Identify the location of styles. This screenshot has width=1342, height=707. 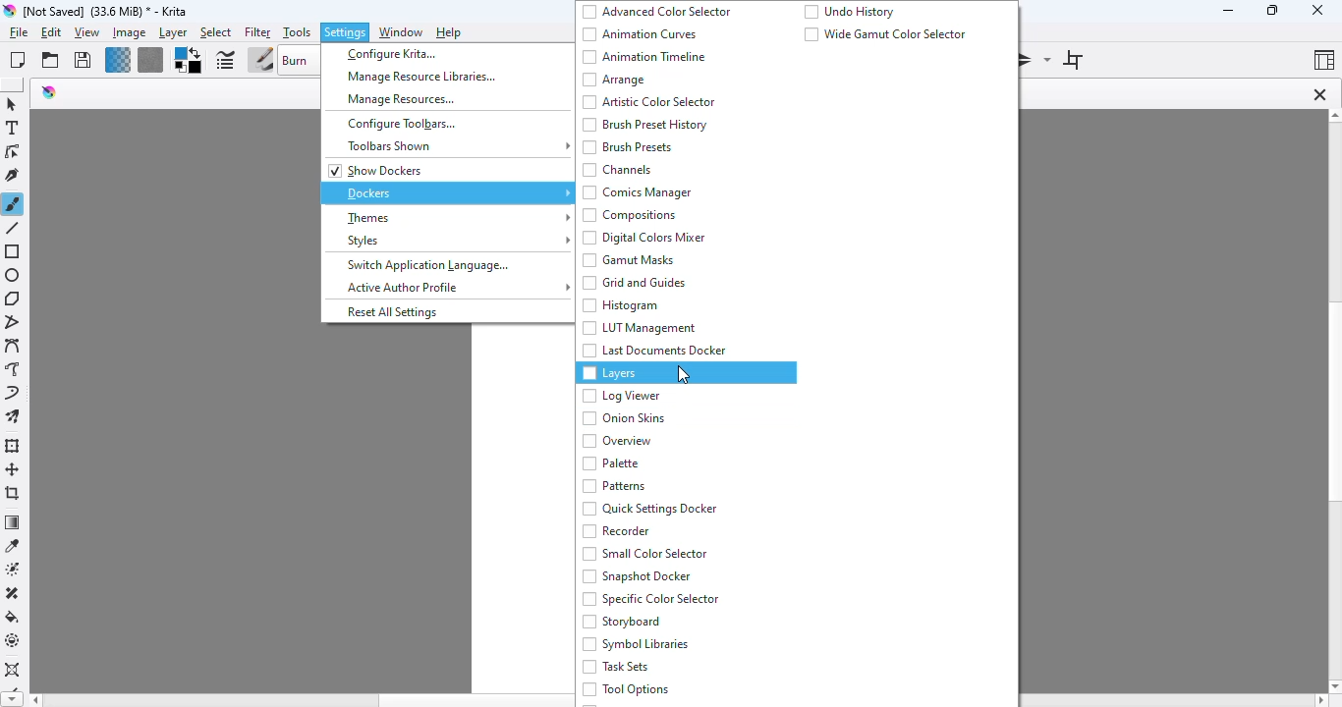
(455, 240).